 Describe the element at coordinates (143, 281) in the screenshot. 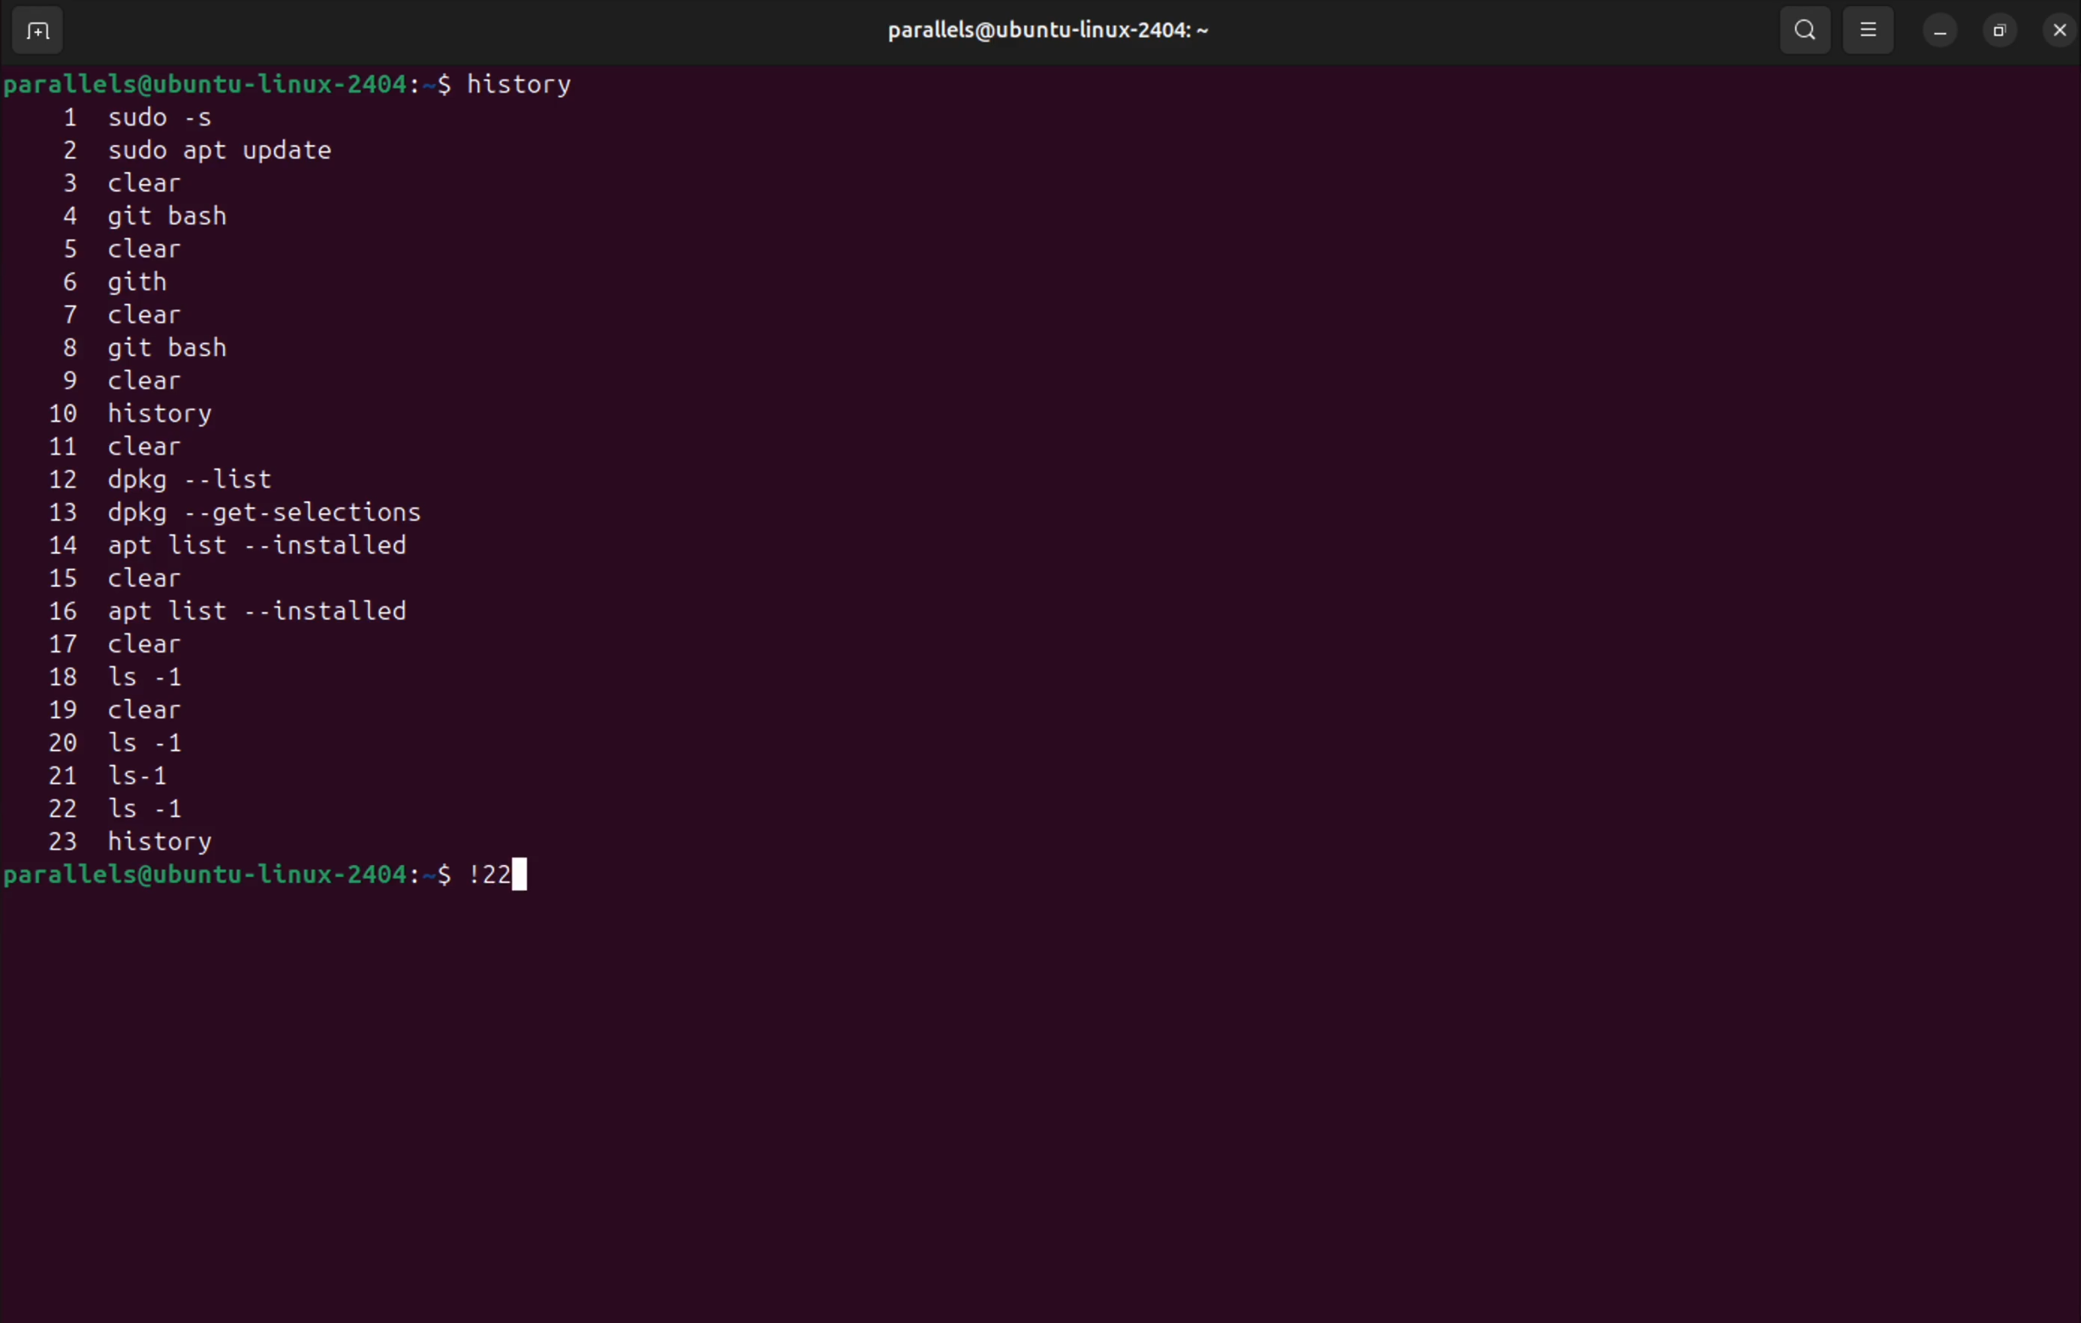

I see `6 gith` at that location.